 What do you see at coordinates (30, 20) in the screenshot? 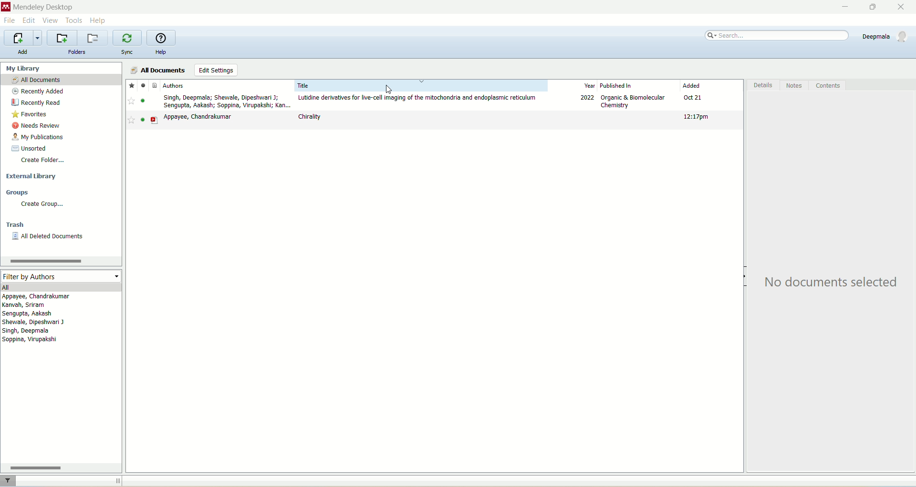
I see `edit` at bounding box center [30, 20].